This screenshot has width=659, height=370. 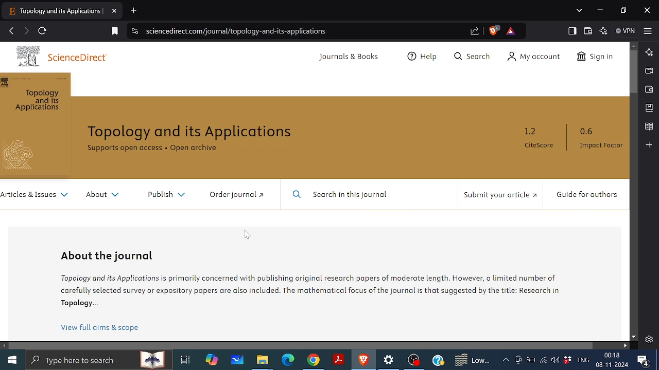 I want to click on Notifications, so click(x=644, y=360).